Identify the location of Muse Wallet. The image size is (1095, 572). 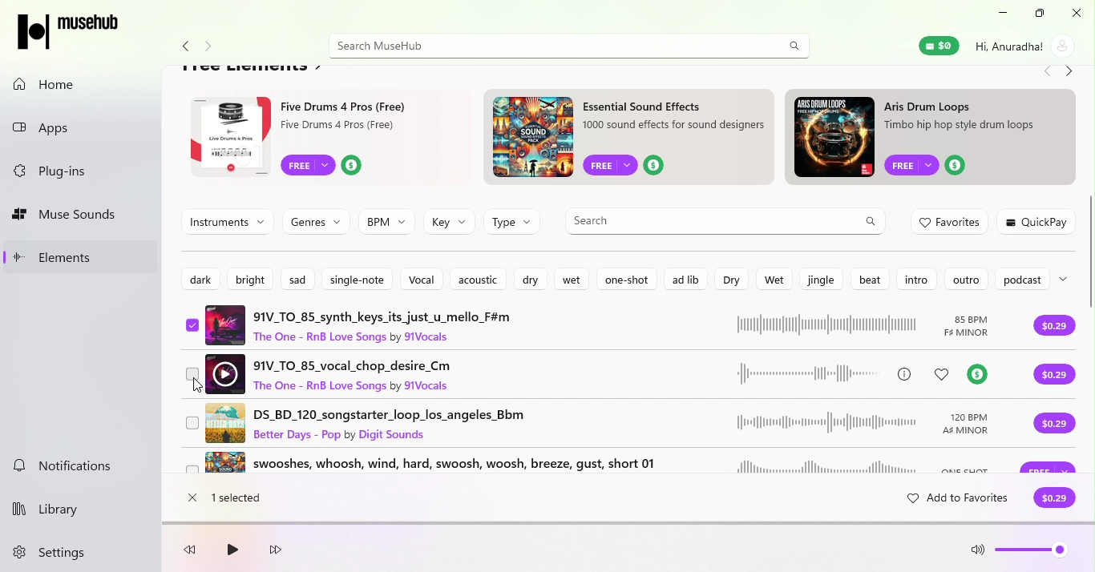
(938, 46).